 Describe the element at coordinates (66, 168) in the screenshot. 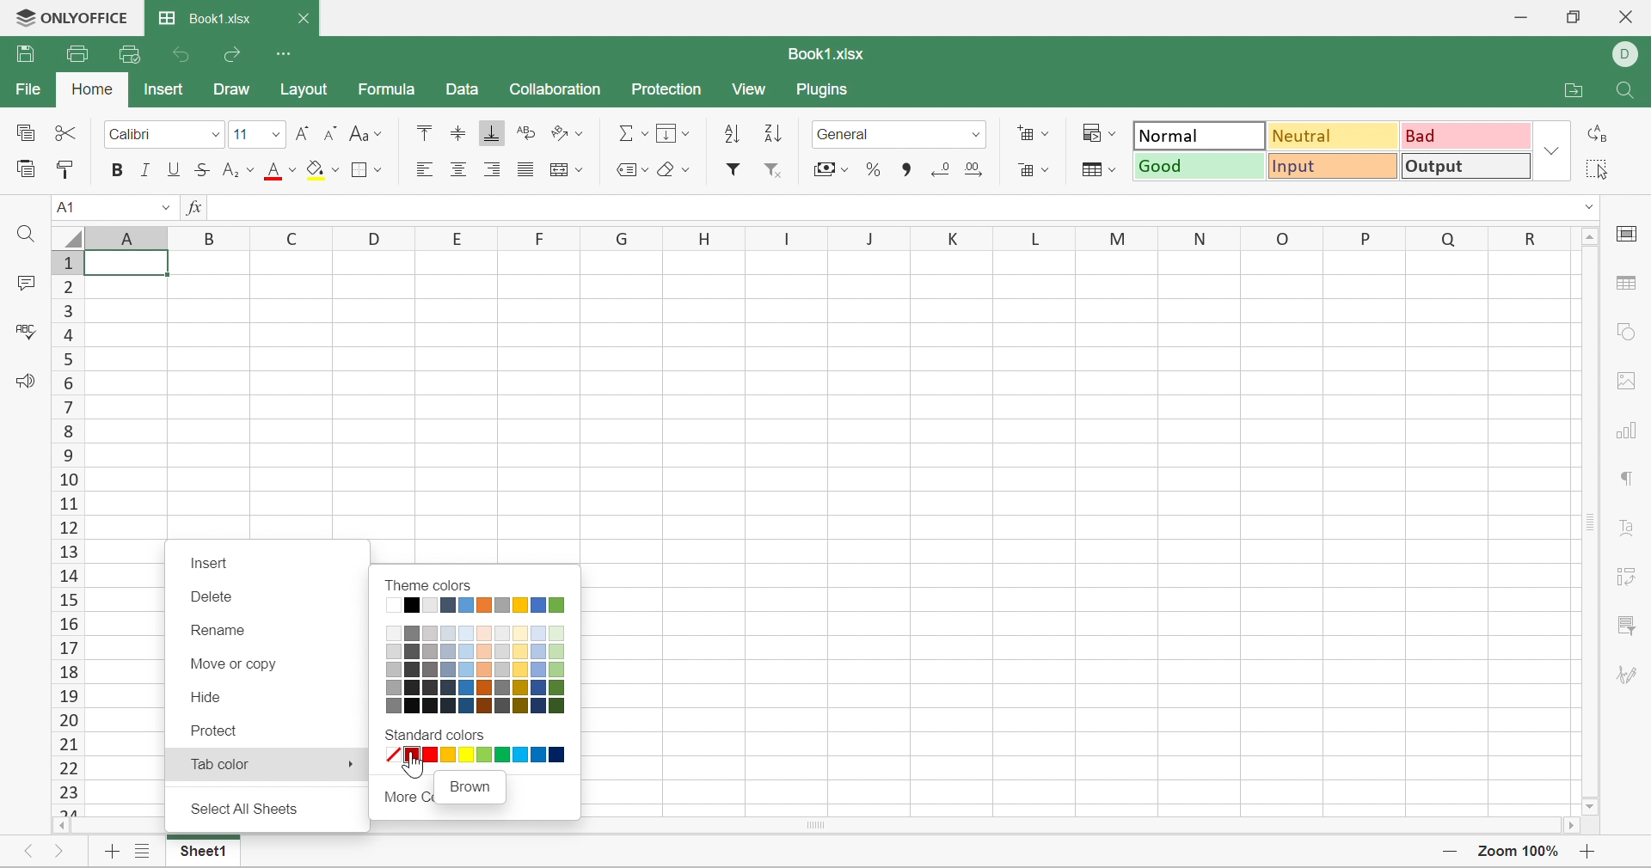

I see `Copy style` at that location.